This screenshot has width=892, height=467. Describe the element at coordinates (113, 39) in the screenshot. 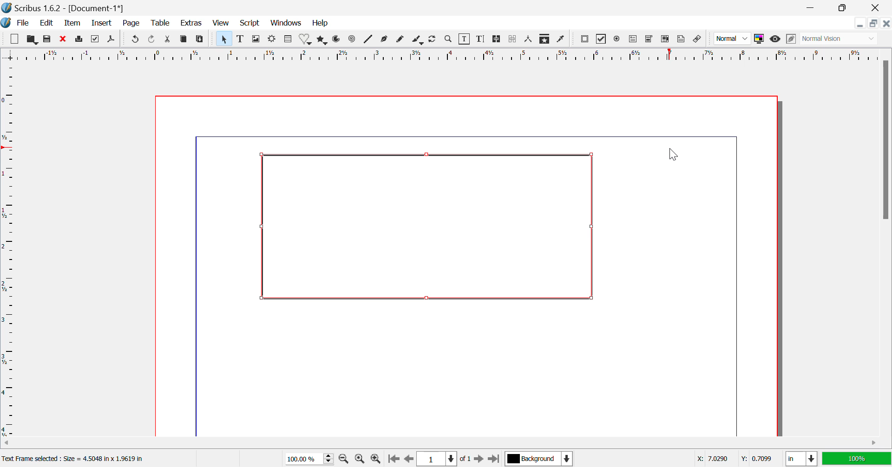

I see `Save as Pdf` at that location.